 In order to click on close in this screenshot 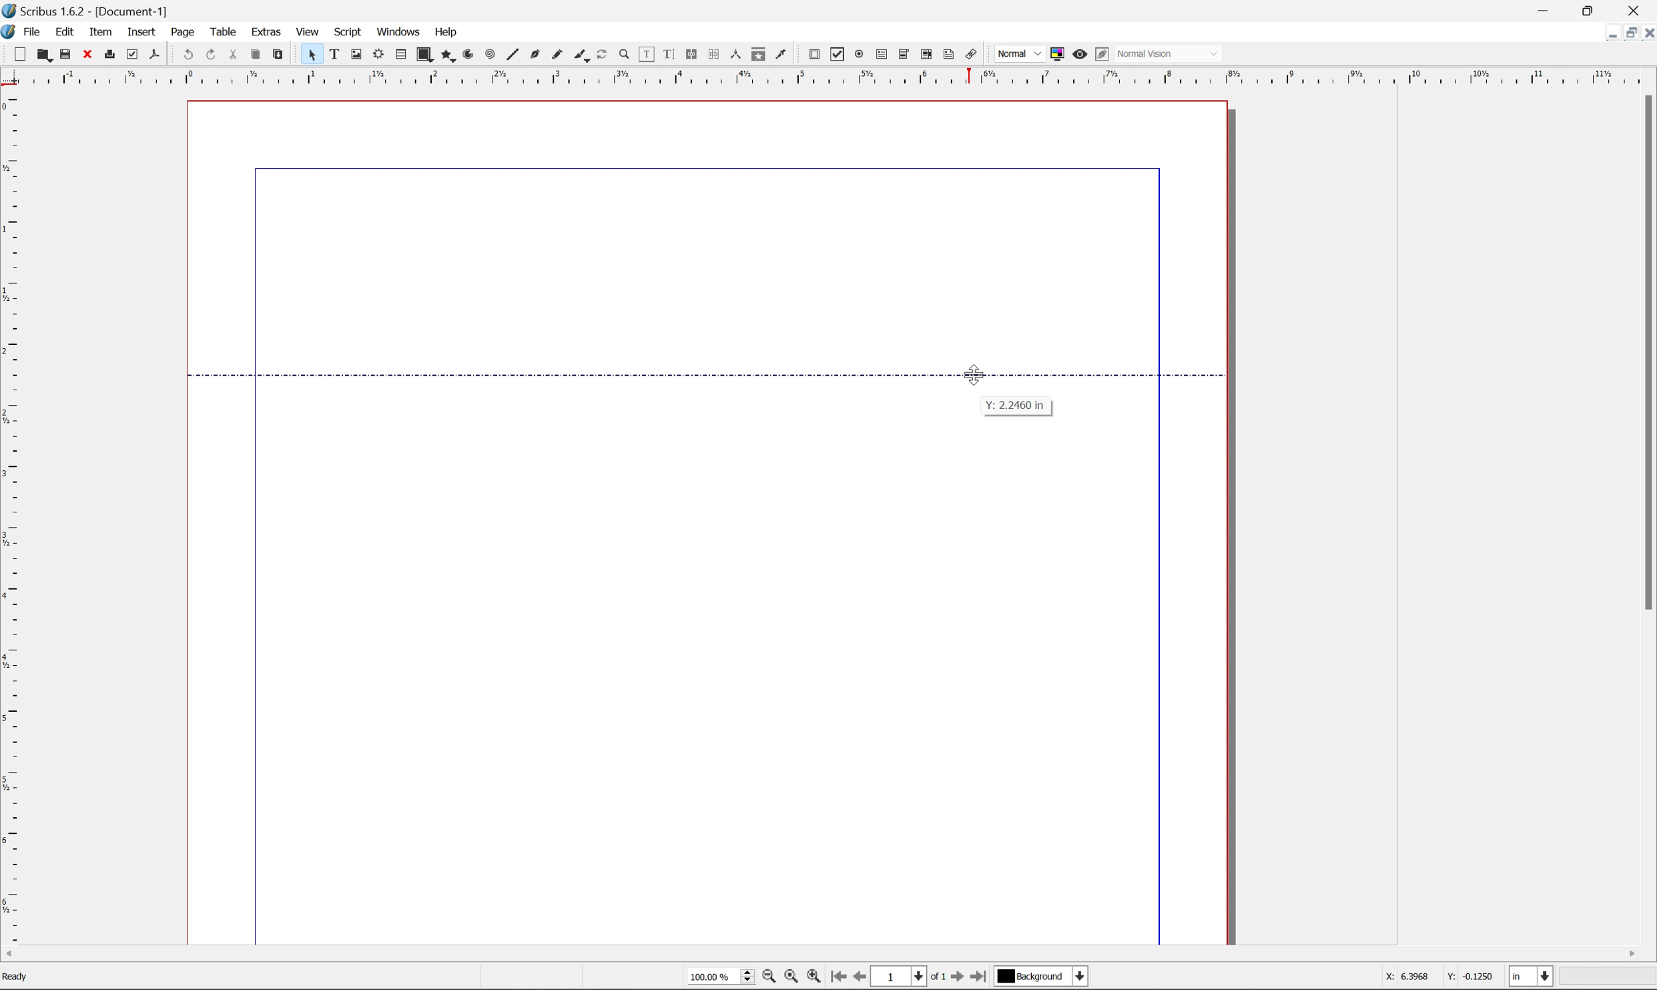, I will do `click(1638, 12)`.